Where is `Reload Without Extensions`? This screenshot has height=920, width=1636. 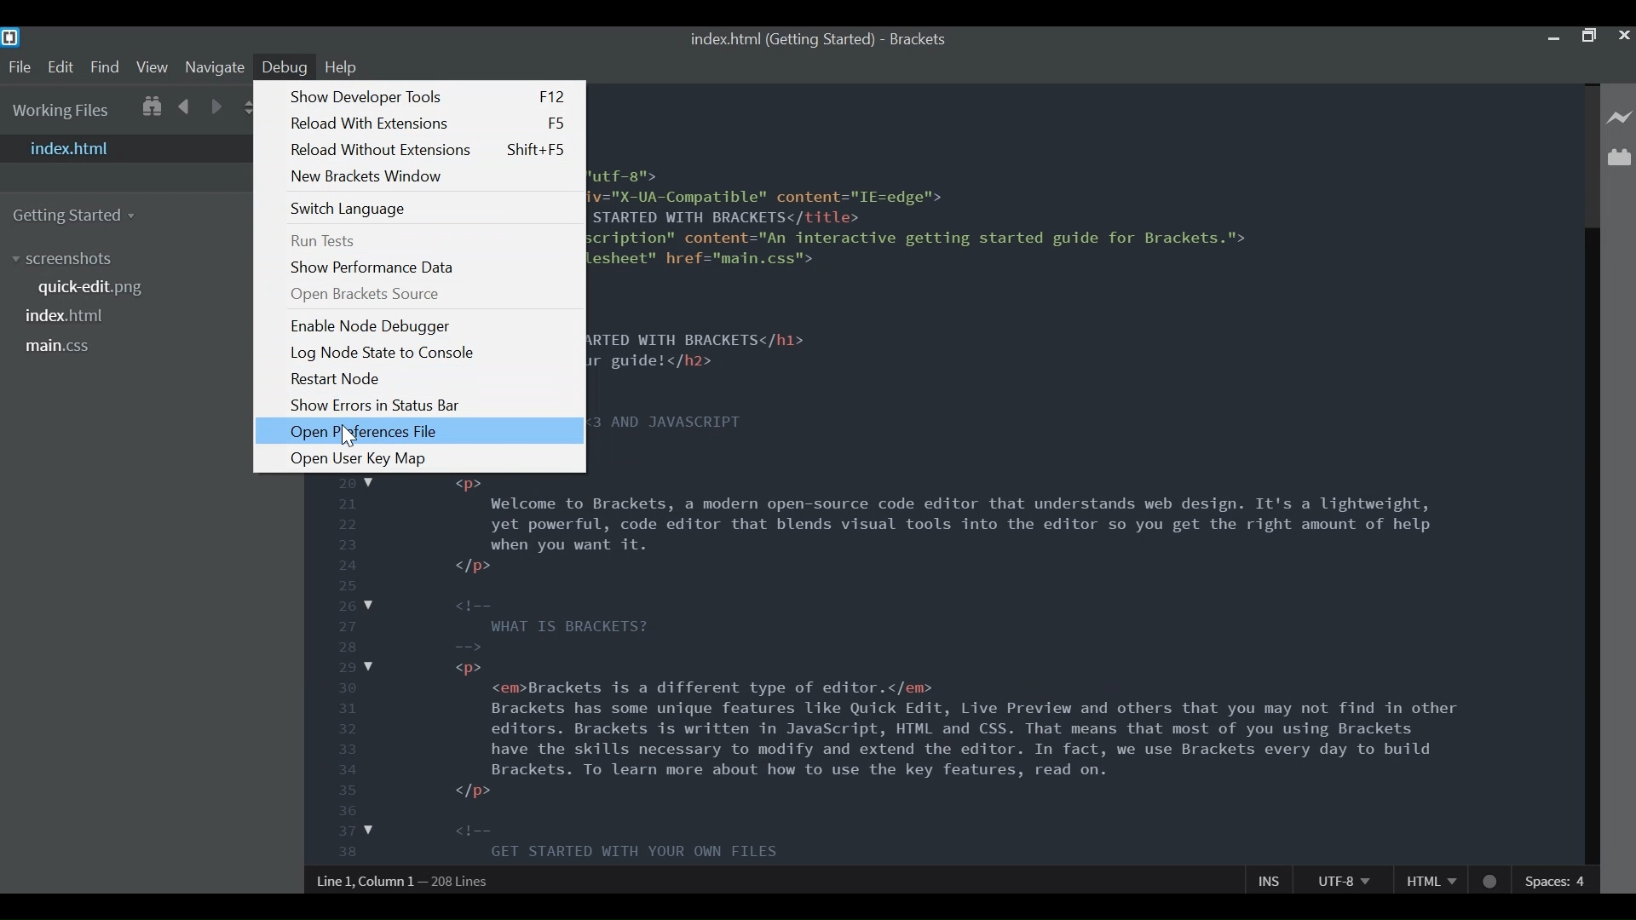 Reload Without Extensions is located at coordinates (427, 149).